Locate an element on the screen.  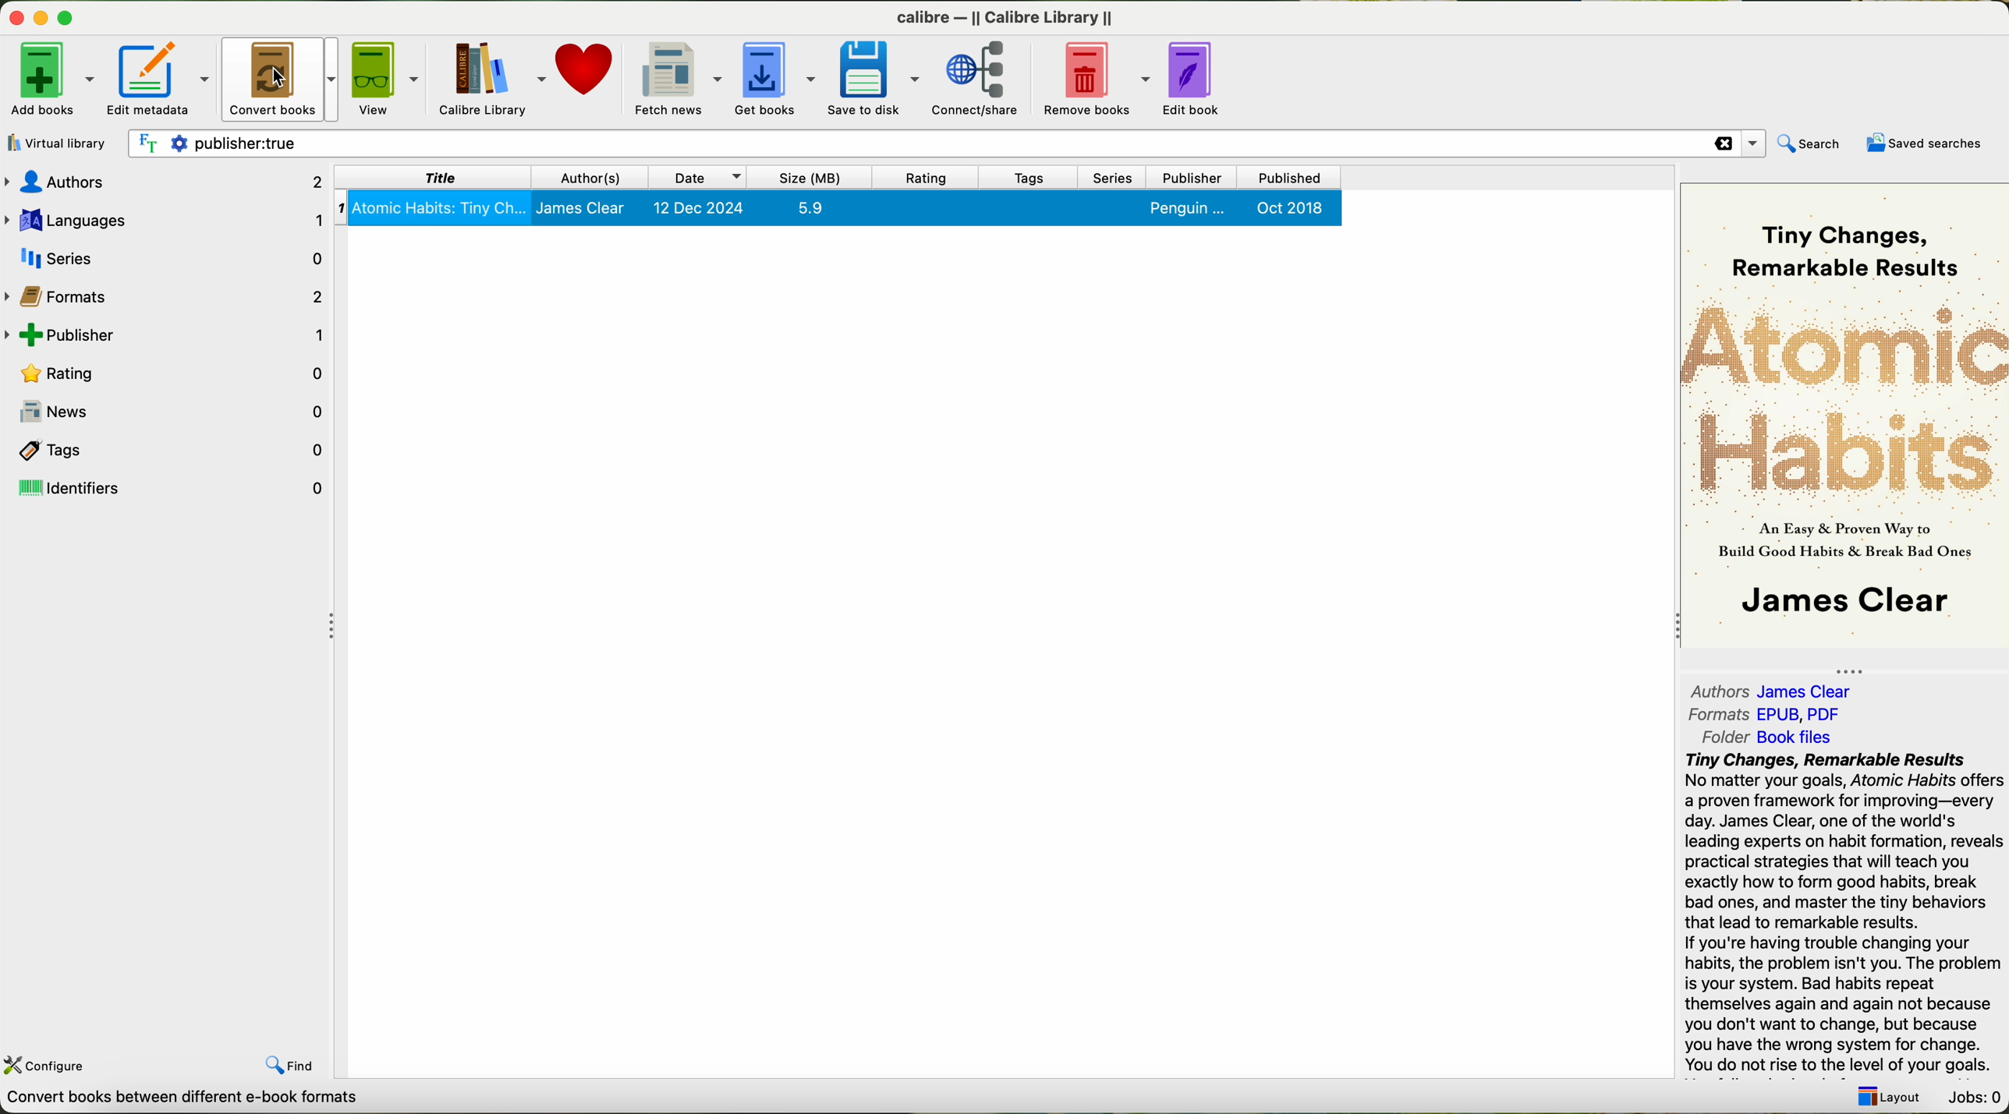
search is located at coordinates (1812, 143).